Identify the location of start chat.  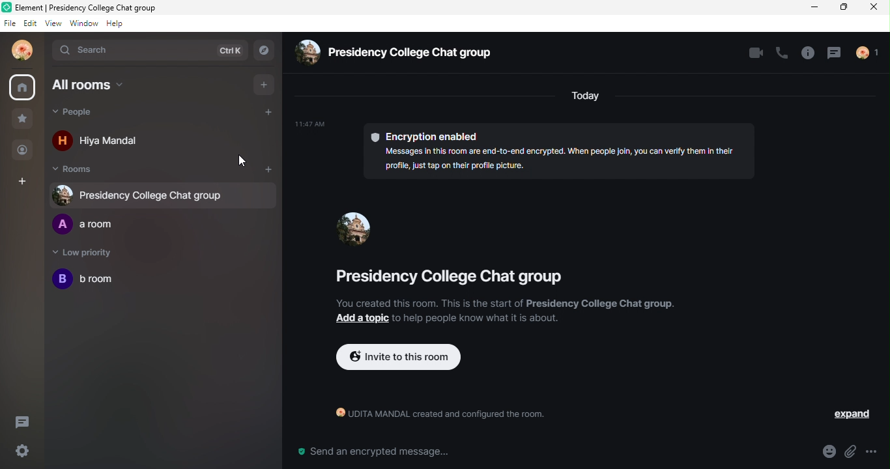
(270, 114).